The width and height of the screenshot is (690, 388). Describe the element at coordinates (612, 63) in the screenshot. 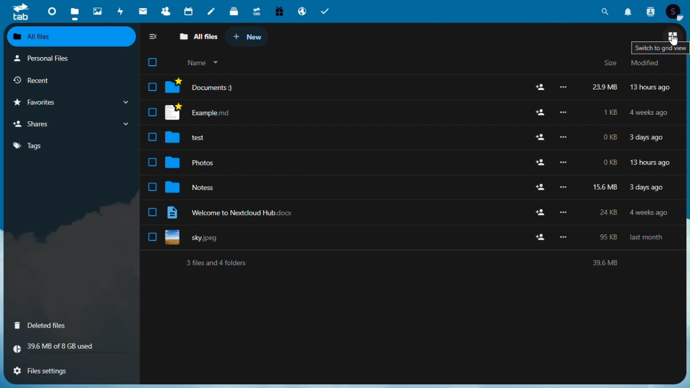

I see `size` at that location.